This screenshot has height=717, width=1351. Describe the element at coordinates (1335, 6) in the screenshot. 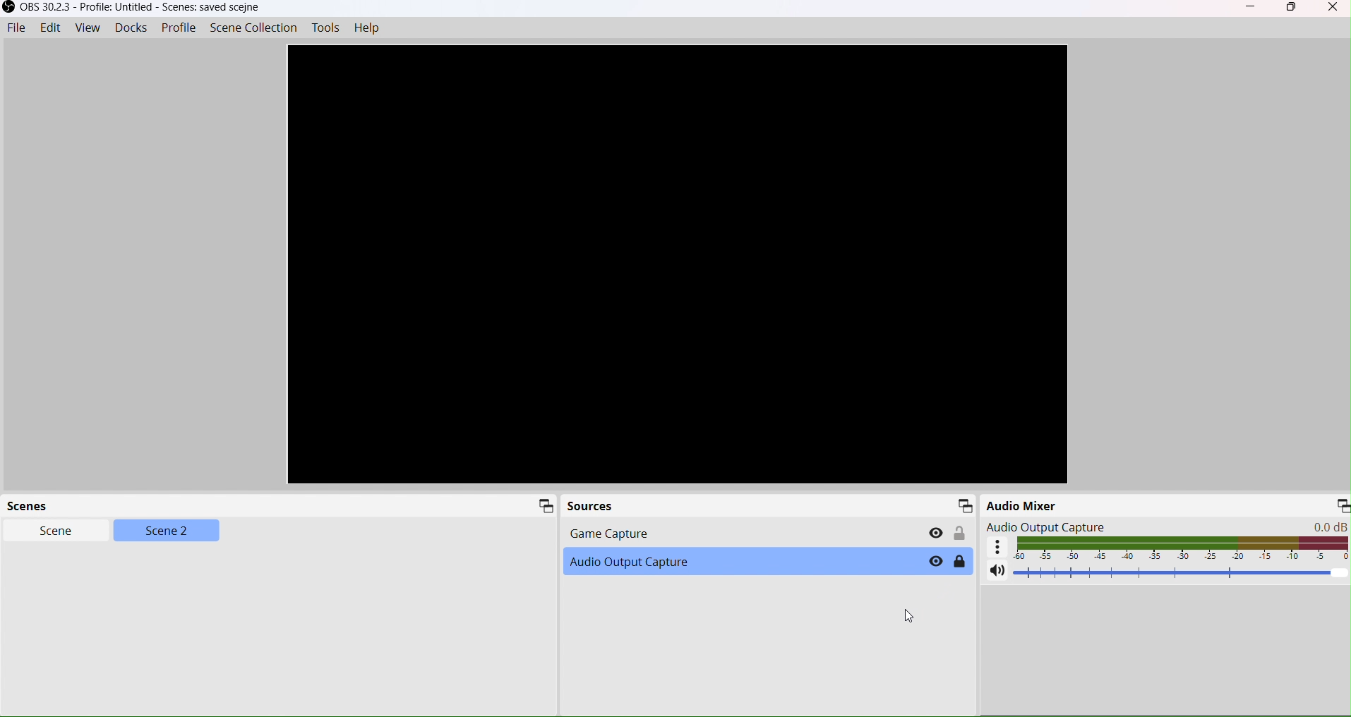

I see `Exit` at that location.